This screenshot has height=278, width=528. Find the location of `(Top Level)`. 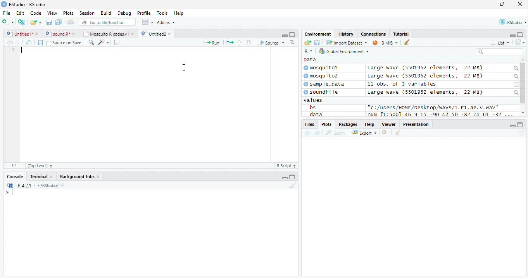

(Top Level) is located at coordinates (40, 166).